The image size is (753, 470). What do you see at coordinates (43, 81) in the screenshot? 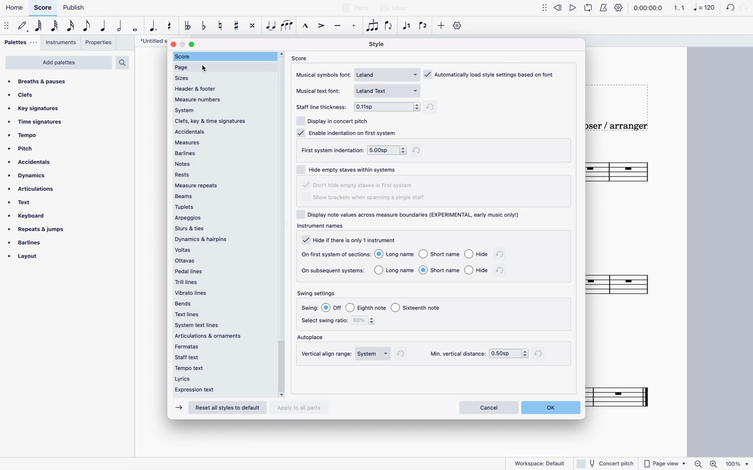
I see `breaths & pauses` at bounding box center [43, 81].